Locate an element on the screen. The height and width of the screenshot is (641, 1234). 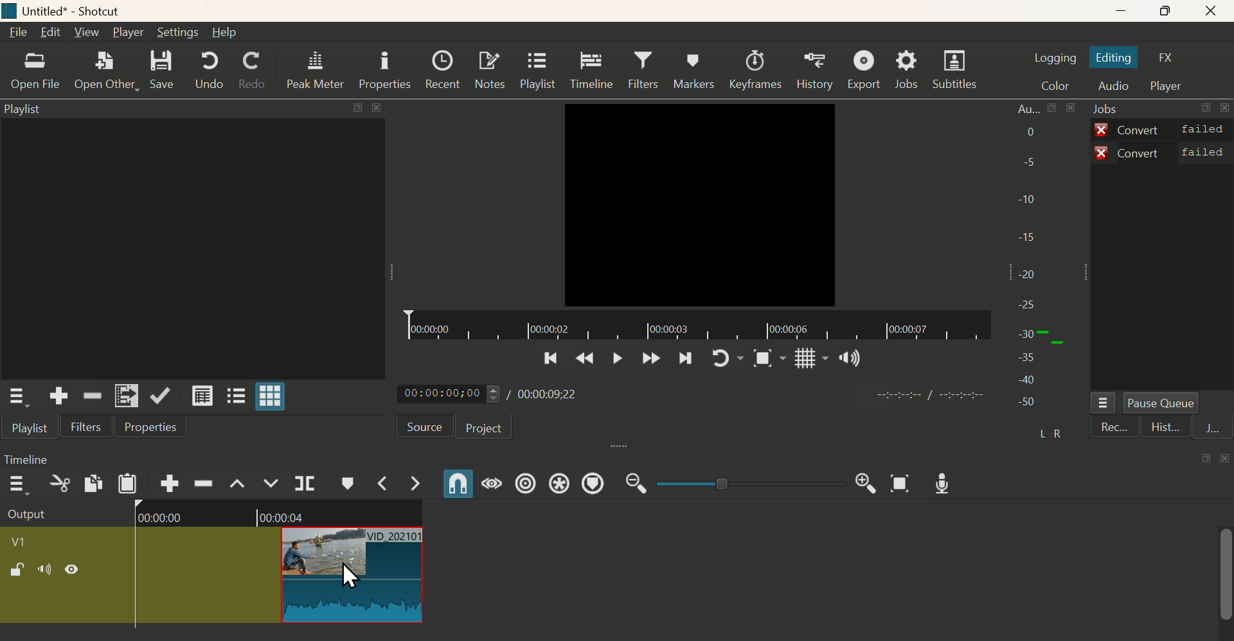
View is located at coordinates (85, 31).